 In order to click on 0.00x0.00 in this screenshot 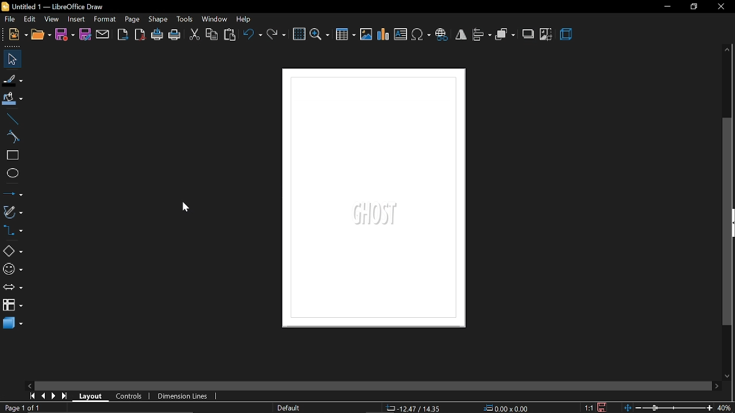, I will do `click(509, 408)`.